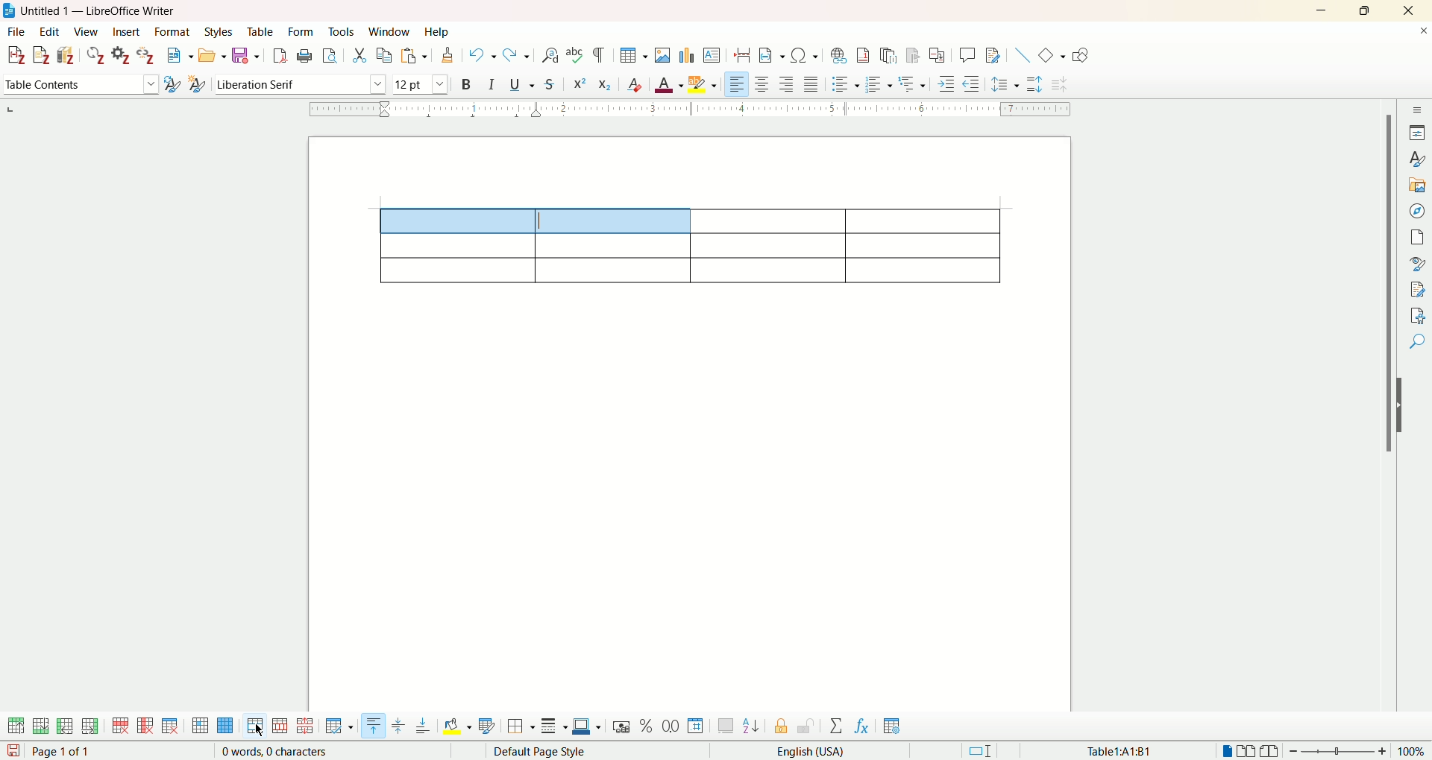  I want to click on find, so click(1419, 342).